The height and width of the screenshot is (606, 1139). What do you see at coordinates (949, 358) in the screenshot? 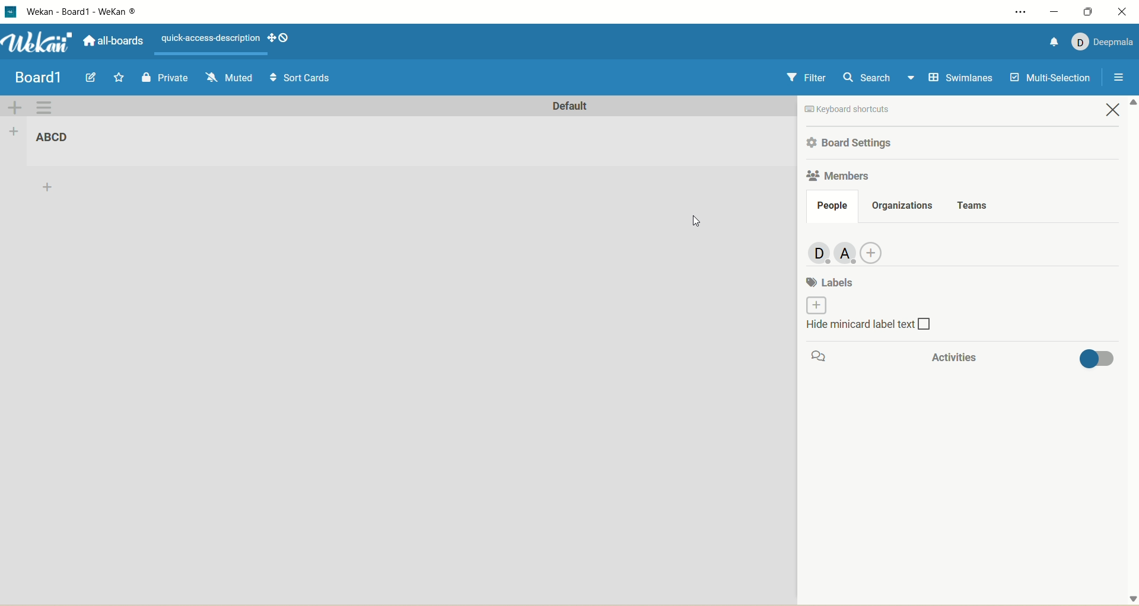
I see `activities` at bounding box center [949, 358].